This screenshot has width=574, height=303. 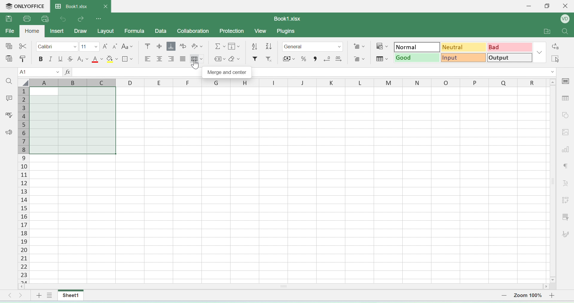 What do you see at coordinates (286, 18) in the screenshot?
I see `book1.xlsx` at bounding box center [286, 18].